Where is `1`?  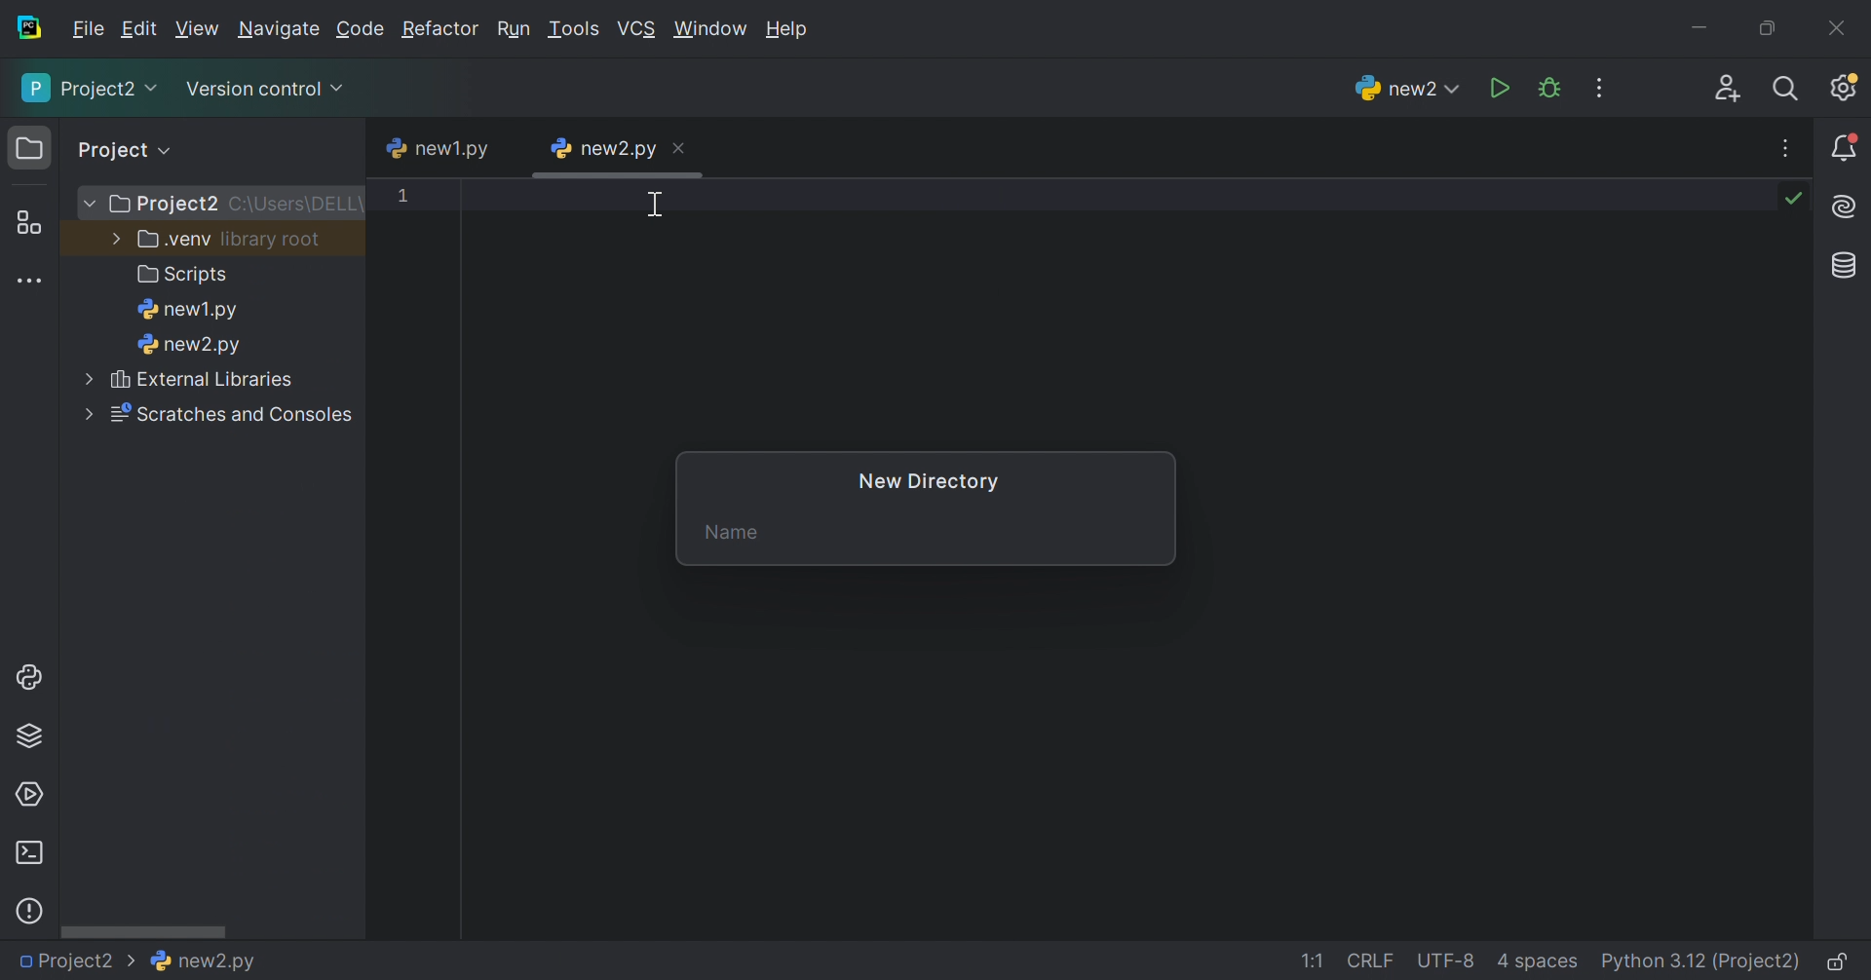
1 is located at coordinates (412, 204).